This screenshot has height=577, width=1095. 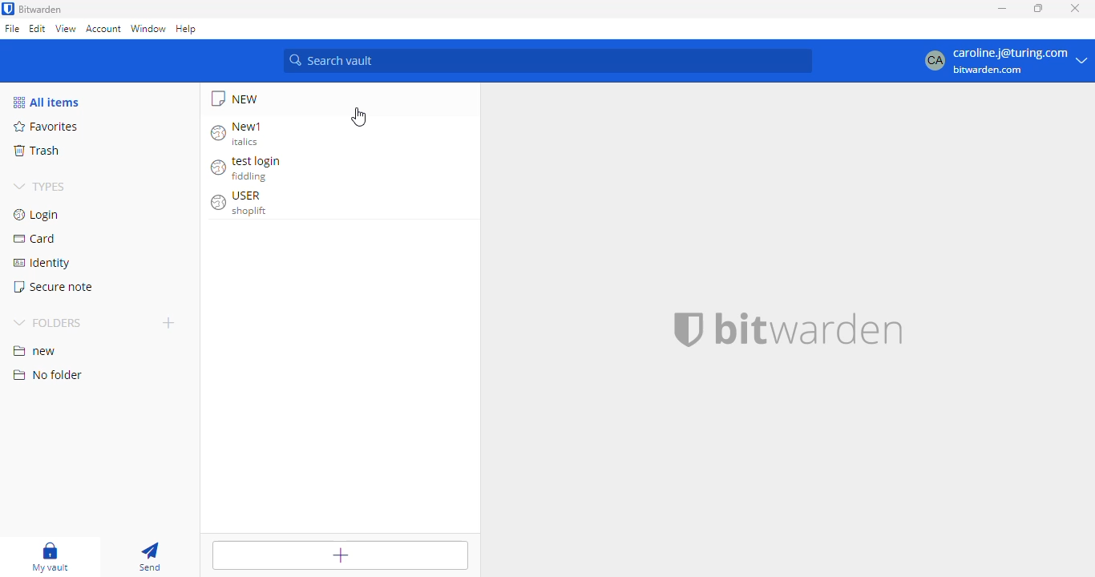 I want to click on favorites, so click(x=49, y=126).